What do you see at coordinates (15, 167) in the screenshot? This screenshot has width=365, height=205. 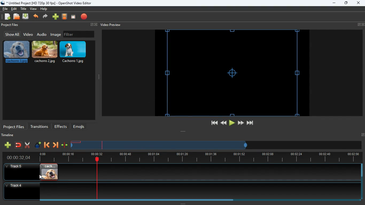 I see `track 5` at bounding box center [15, 167].